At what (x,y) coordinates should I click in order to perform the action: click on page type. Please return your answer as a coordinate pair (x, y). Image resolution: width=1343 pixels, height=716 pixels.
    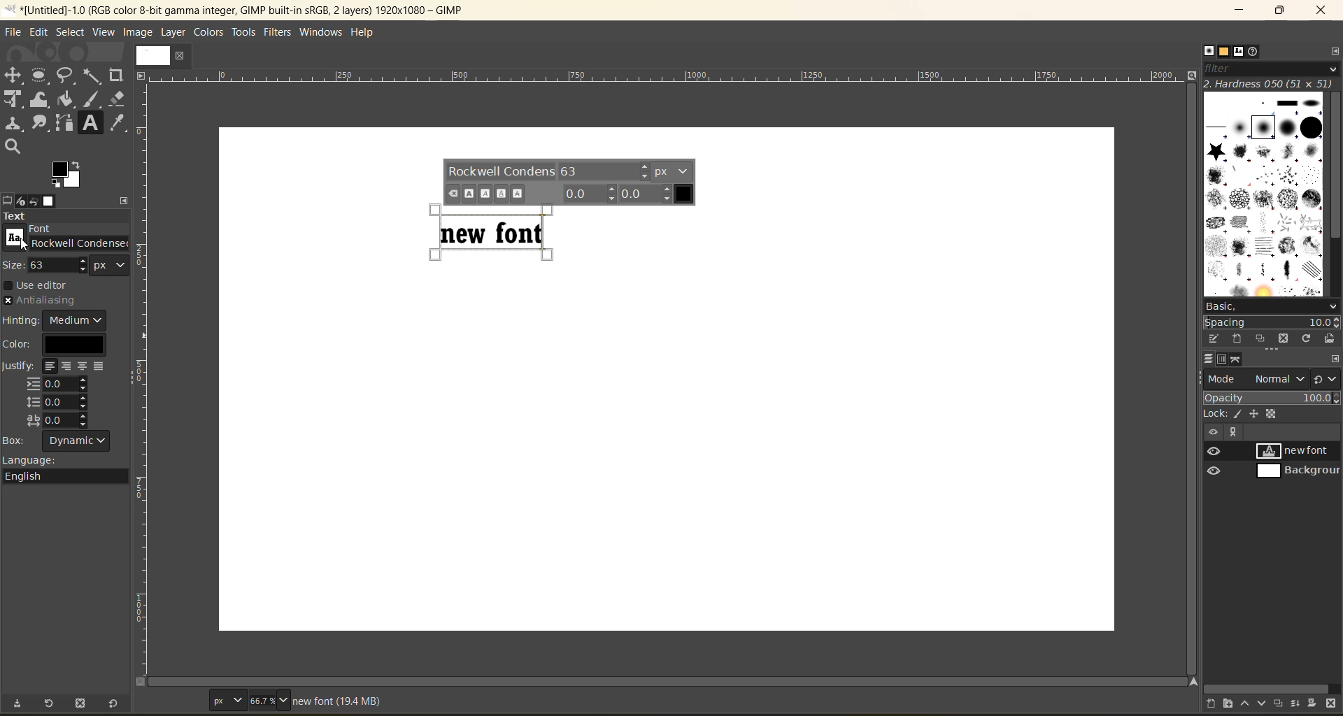
    Looking at the image, I should click on (226, 698).